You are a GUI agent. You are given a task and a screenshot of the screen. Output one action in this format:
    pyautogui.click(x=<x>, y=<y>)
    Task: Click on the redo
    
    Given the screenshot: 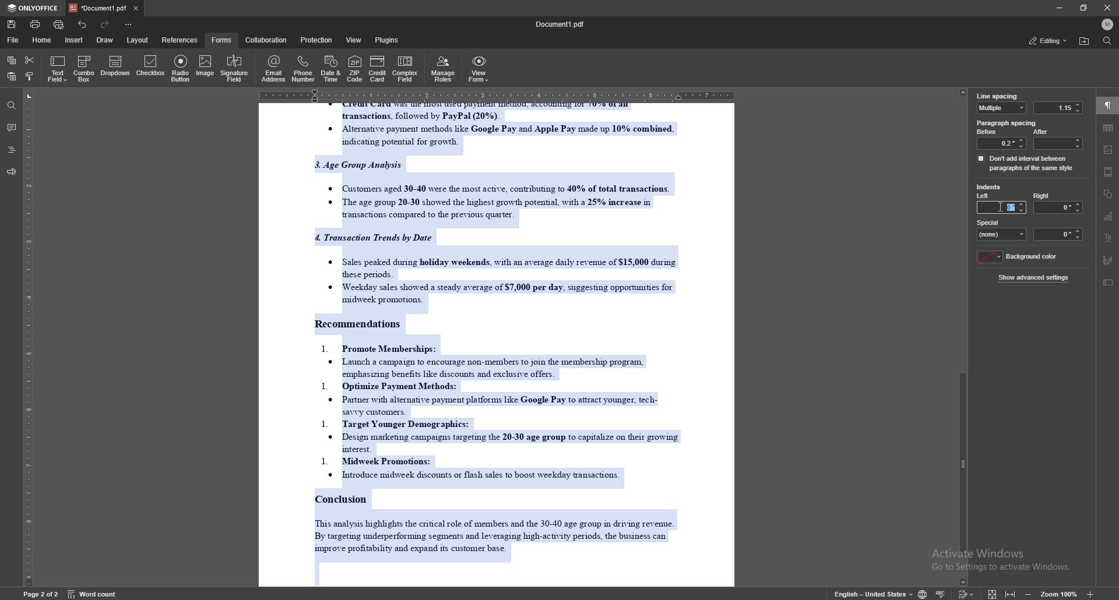 What is the action you would take?
    pyautogui.click(x=104, y=24)
    